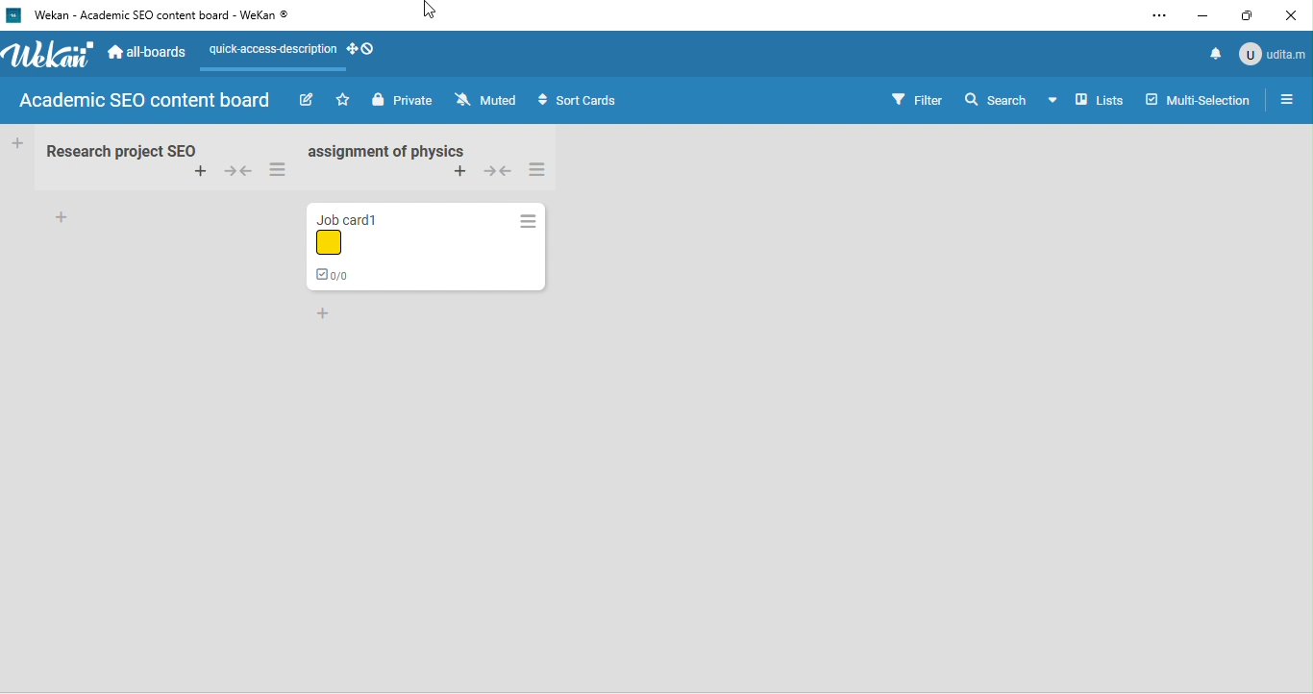 The image size is (1313, 694). Describe the element at coordinates (1209, 14) in the screenshot. I see `minimize` at that location.